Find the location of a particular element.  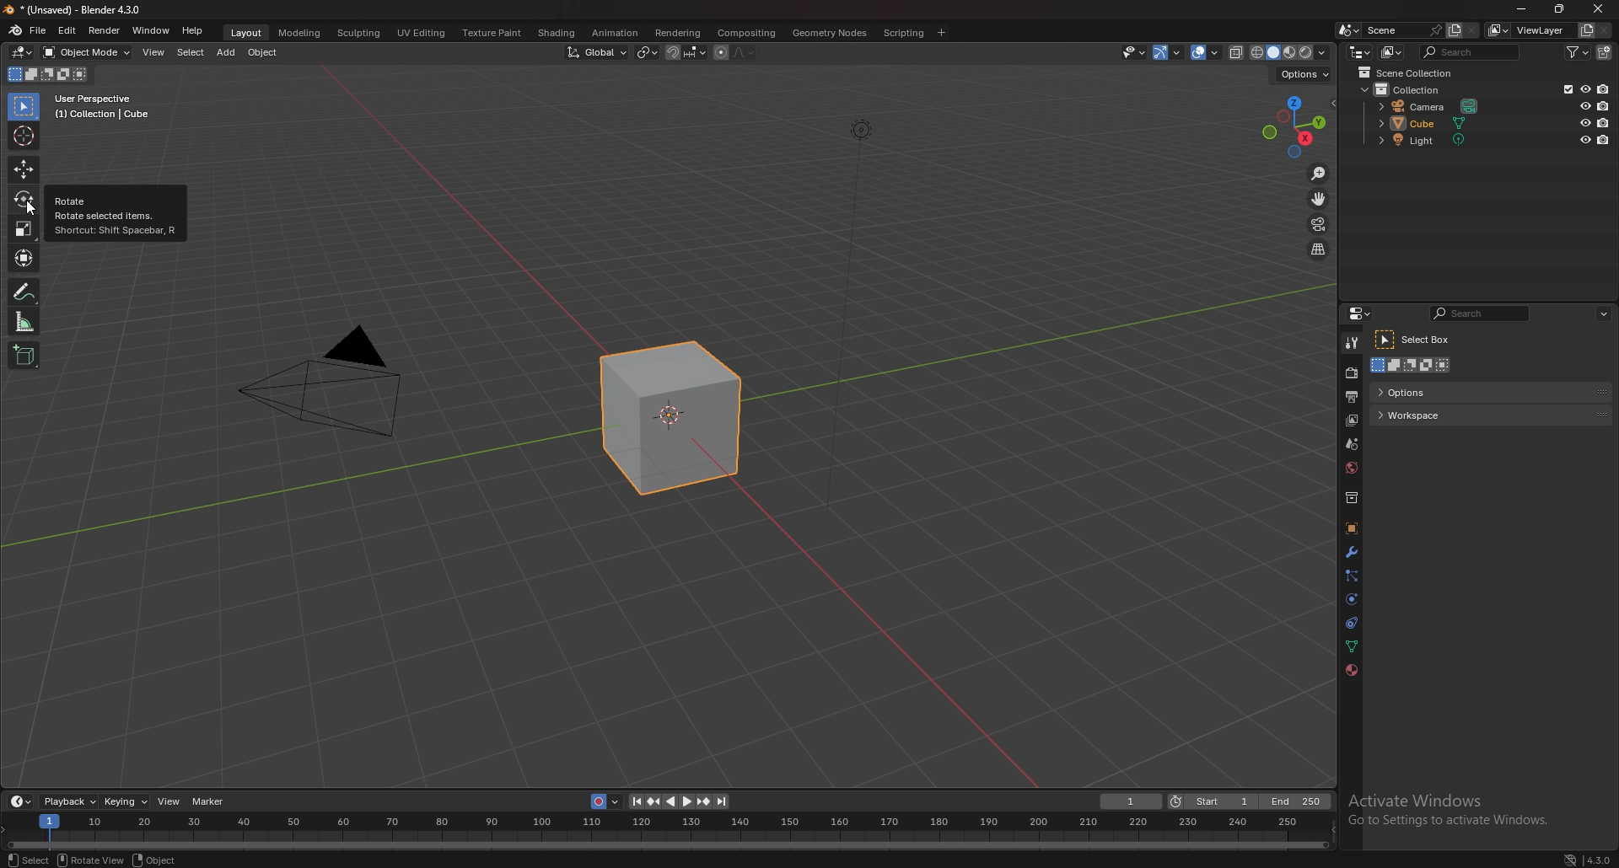

modes is located at coordinates (47, 74).